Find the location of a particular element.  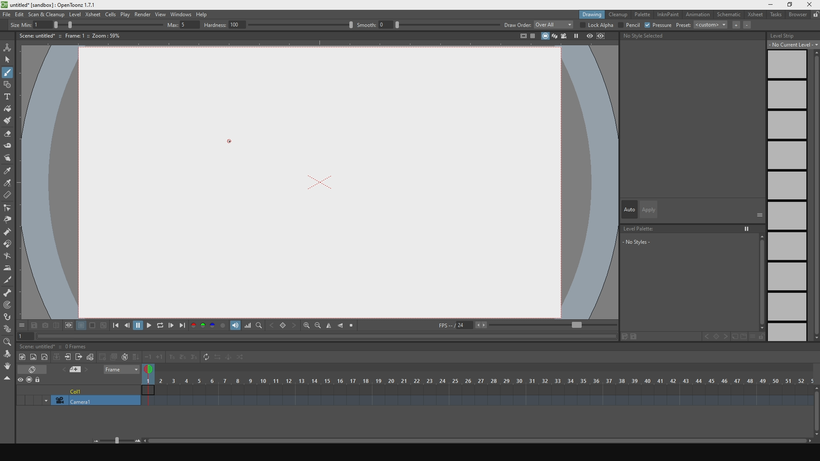

inflate is located at coordinates (7, 231).